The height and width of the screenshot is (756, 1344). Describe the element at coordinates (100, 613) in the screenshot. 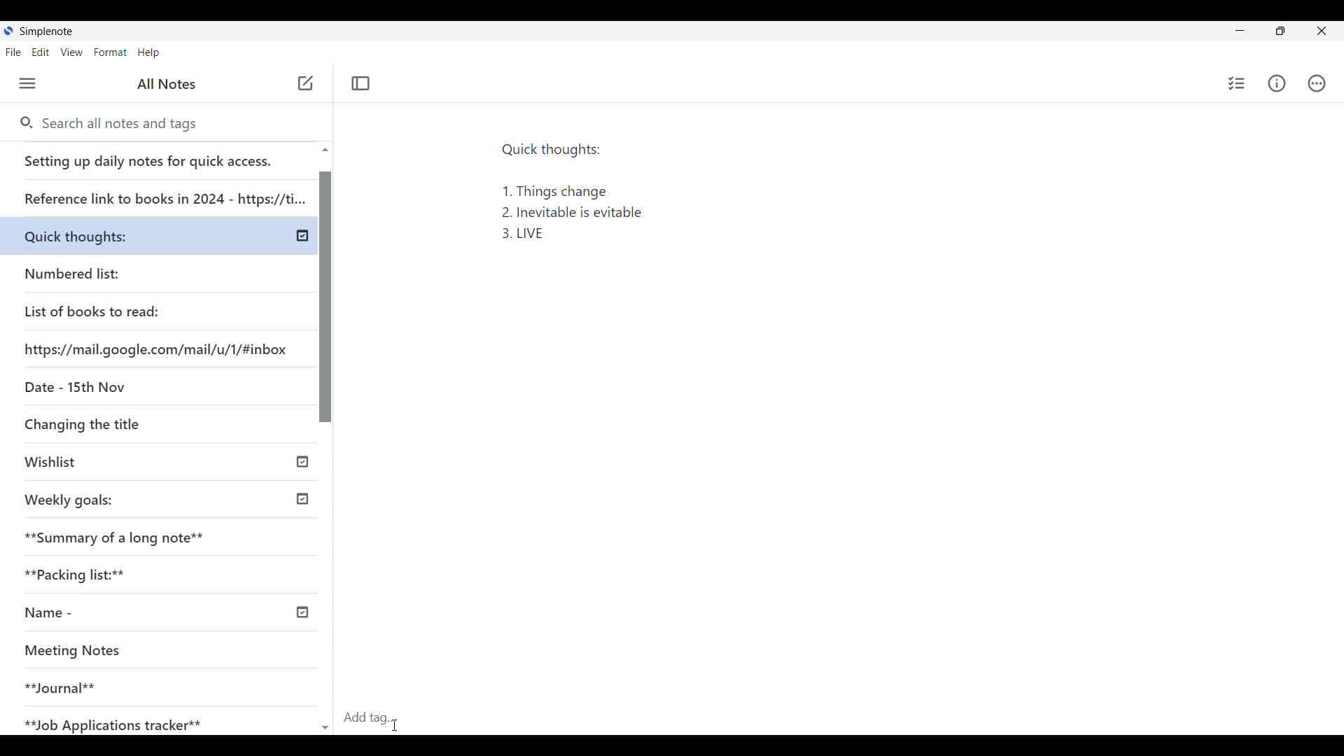

I see `Name` at that location.